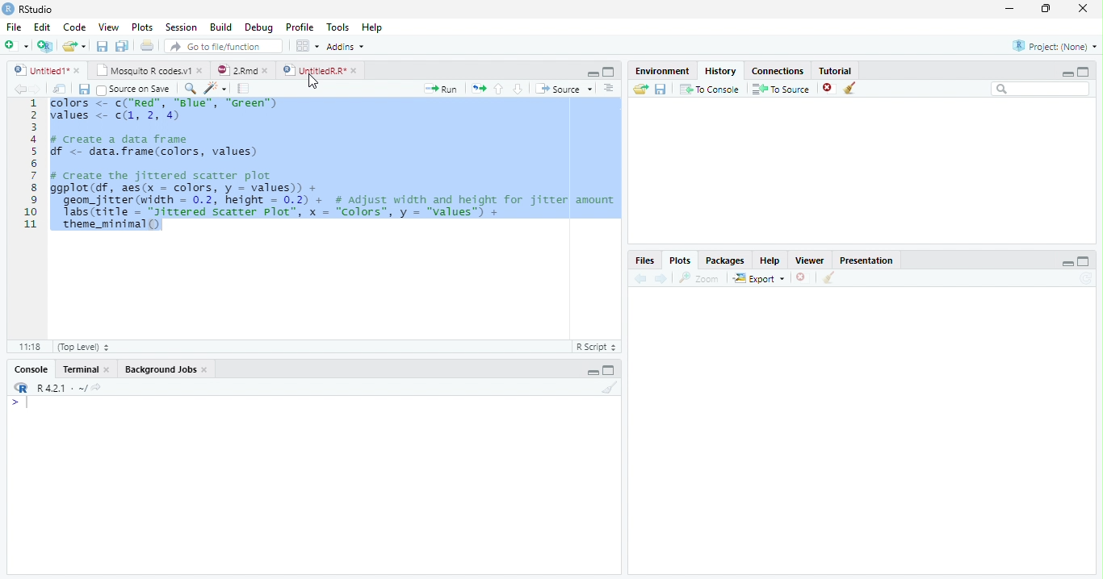 Image resolution: width=1103 pixels, height=579 pixels. Describe the element at coordinates (1042, 89) in the screenshot. I see `Search bar` at that location.